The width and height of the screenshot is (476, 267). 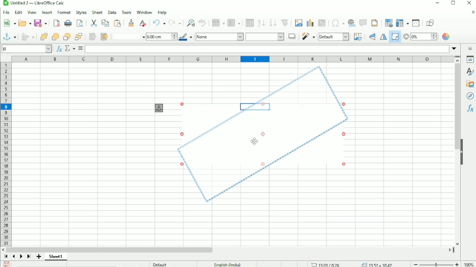 I want to click on Spell check, so click(x=203, y=23).